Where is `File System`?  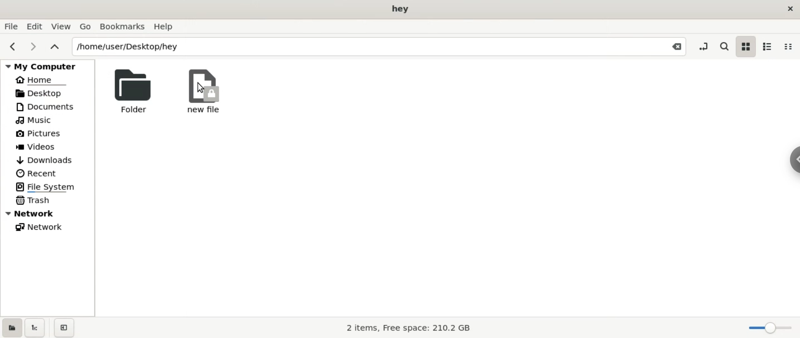 File System is located at coordinates (49, 186).